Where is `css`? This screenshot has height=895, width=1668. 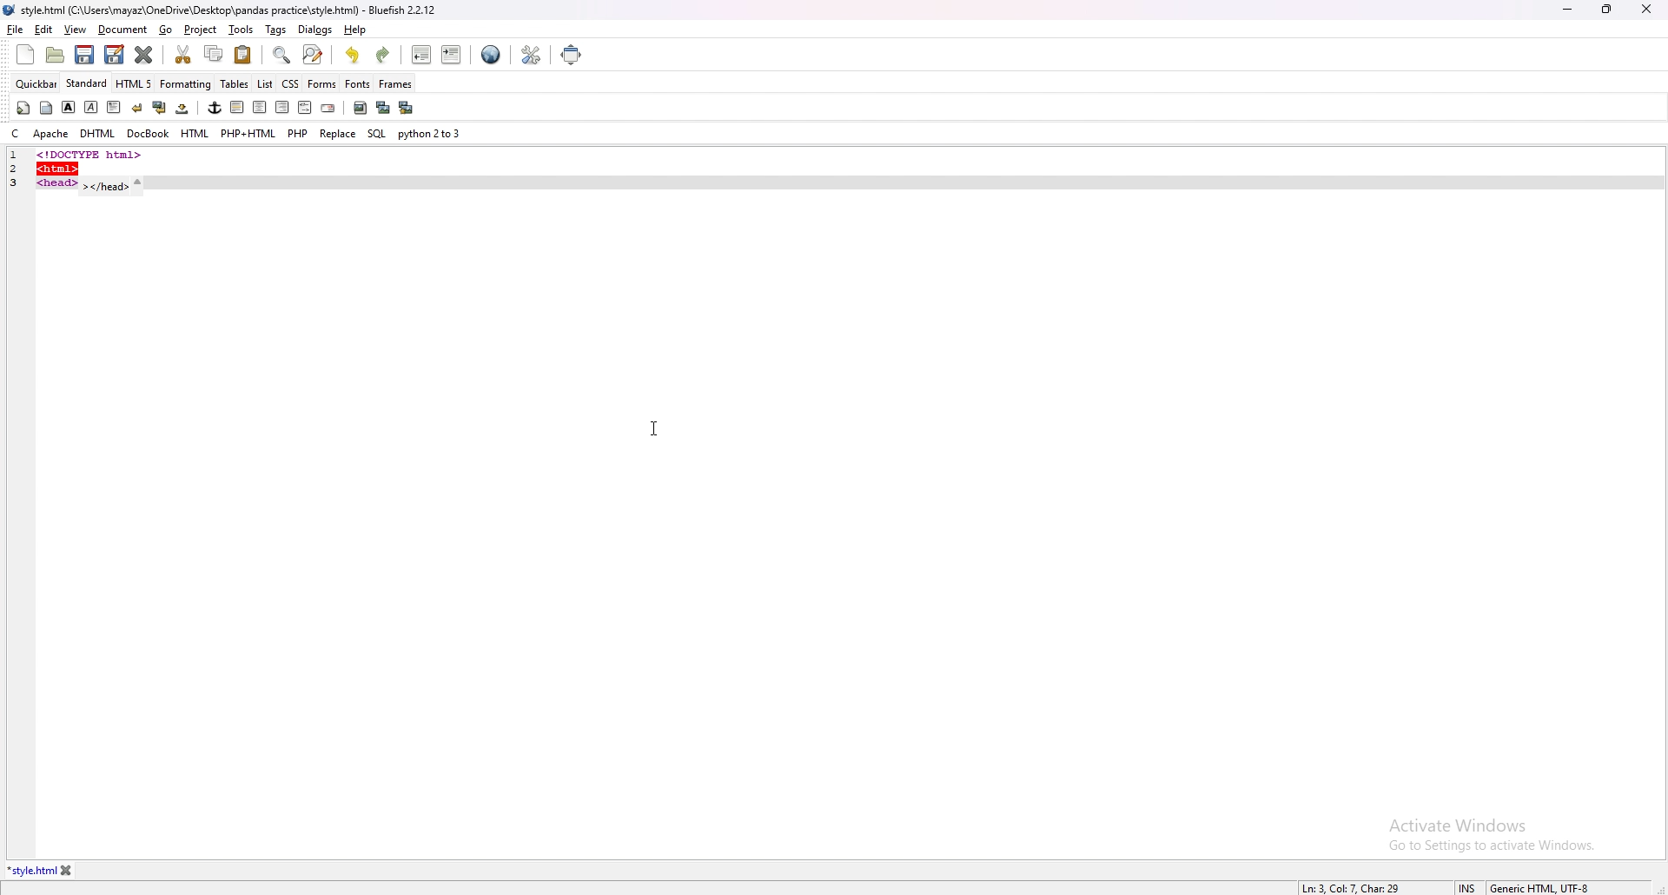 css is located at coordinates (291, 83).